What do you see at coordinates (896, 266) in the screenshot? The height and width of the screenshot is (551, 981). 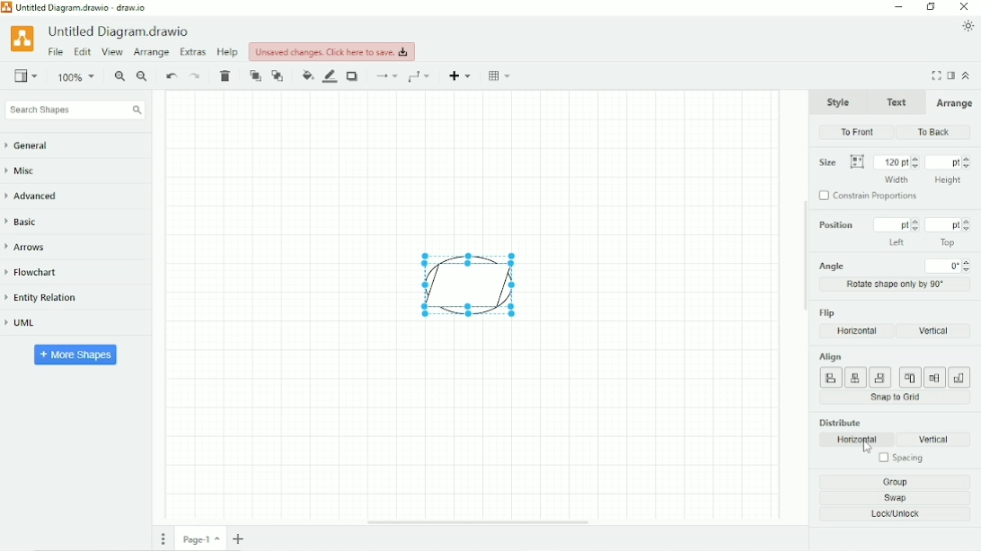 I see `Angle` at bounding box center [896, 266].